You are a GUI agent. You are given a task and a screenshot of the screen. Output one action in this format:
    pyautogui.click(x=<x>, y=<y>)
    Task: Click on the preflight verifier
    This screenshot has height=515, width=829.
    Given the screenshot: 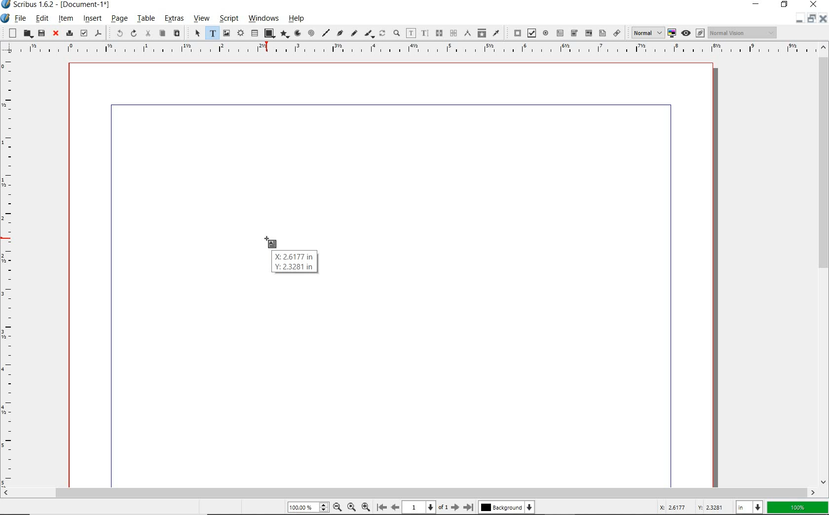 What is the action you would take?
    pyautogui.click(x=83, y=33)
    